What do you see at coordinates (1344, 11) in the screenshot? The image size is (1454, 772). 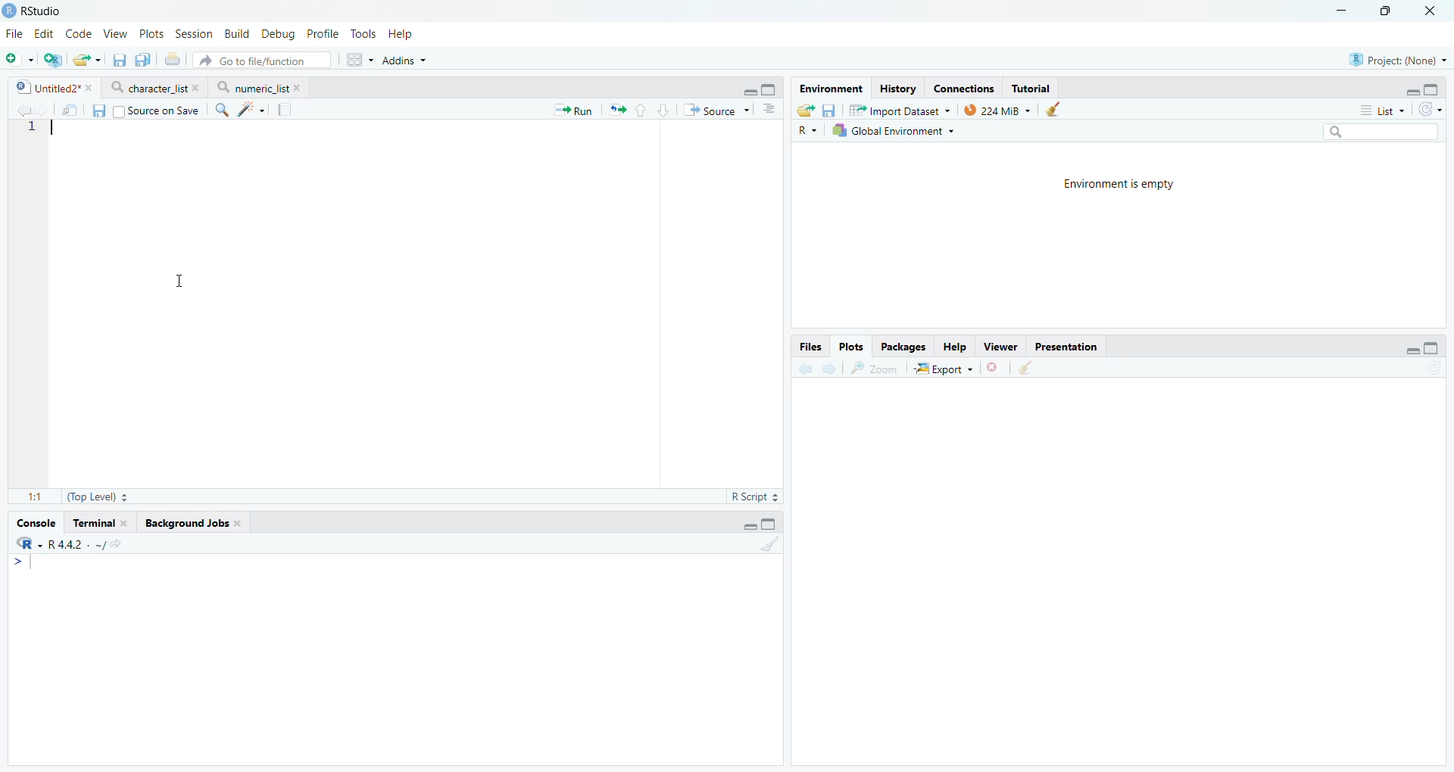 I see `Minimize` at bounding box center [1344, 11].